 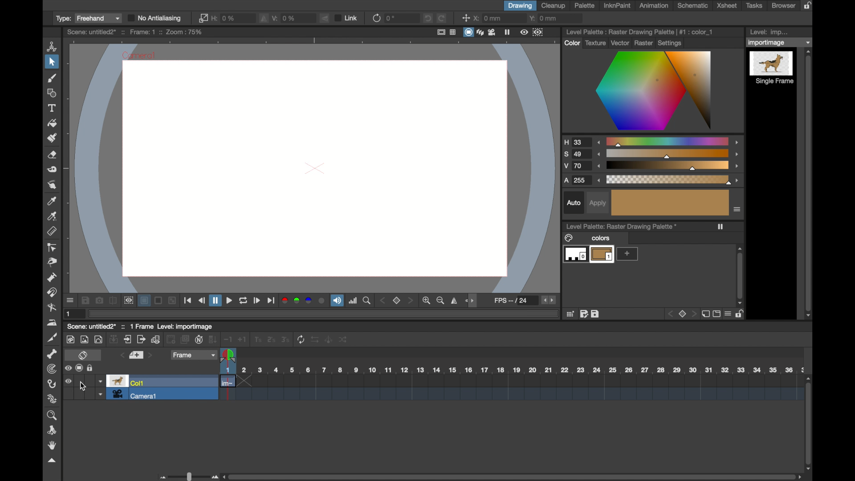 I want to click on snapshot, so click(x=99, y=301).